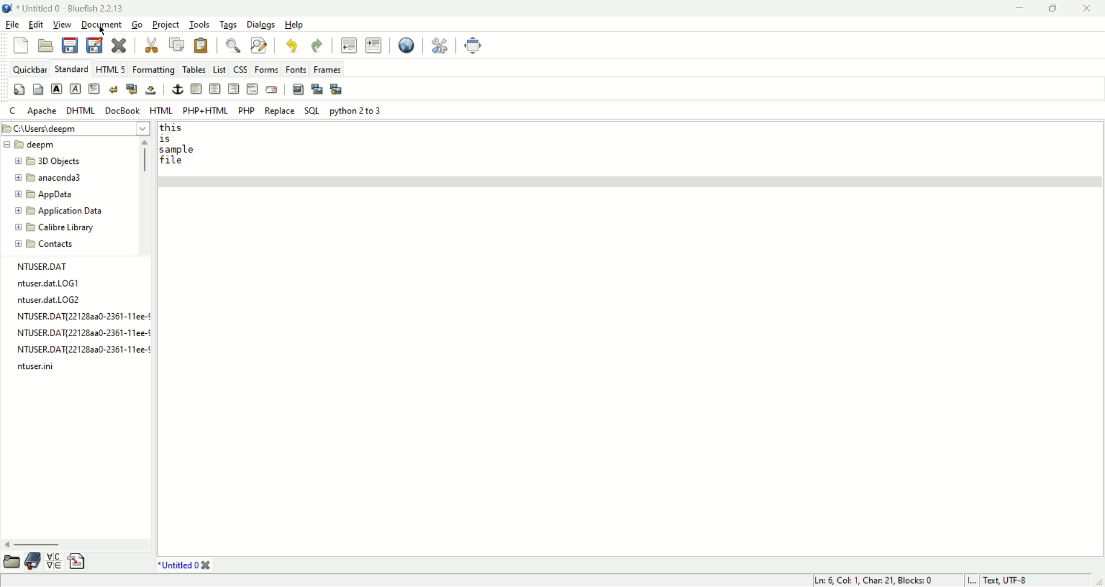 This screenshot has width=1105, height=587. I want to click on workspace, so click(630, 338).